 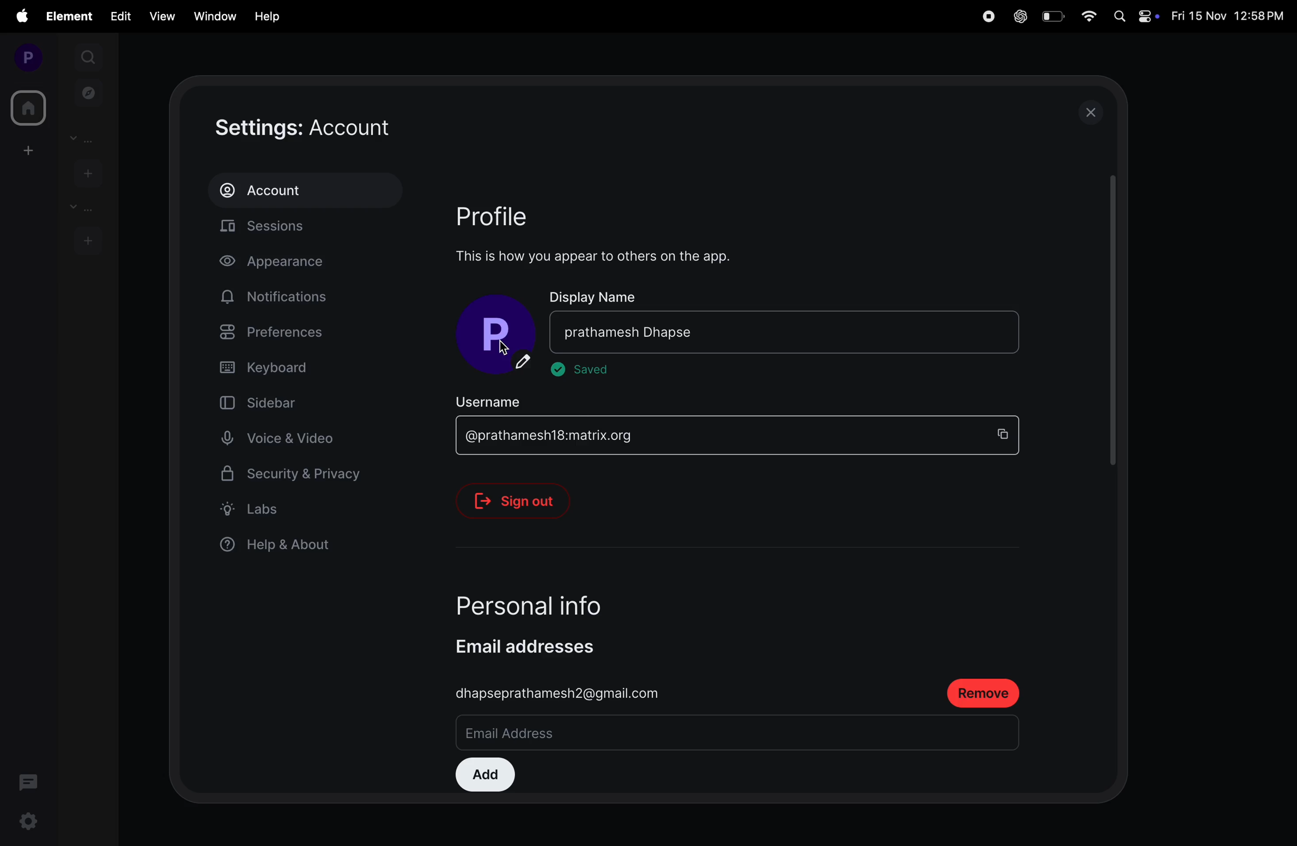 What do you see at coordinates (282, 547) in the screenshot?
I see `help and anout` at bounding box center [282, 547].